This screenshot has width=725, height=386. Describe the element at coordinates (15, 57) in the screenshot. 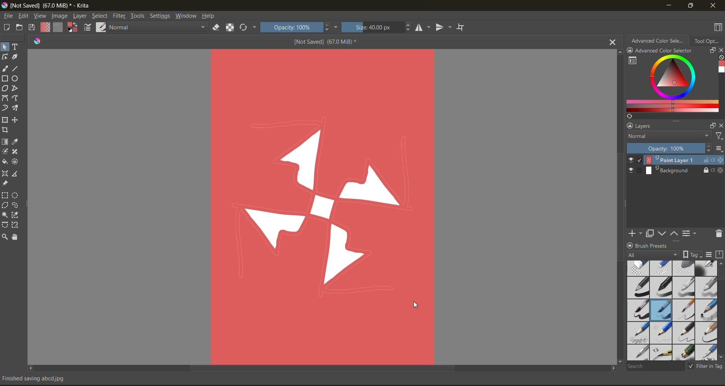

I see `tools` at that location.